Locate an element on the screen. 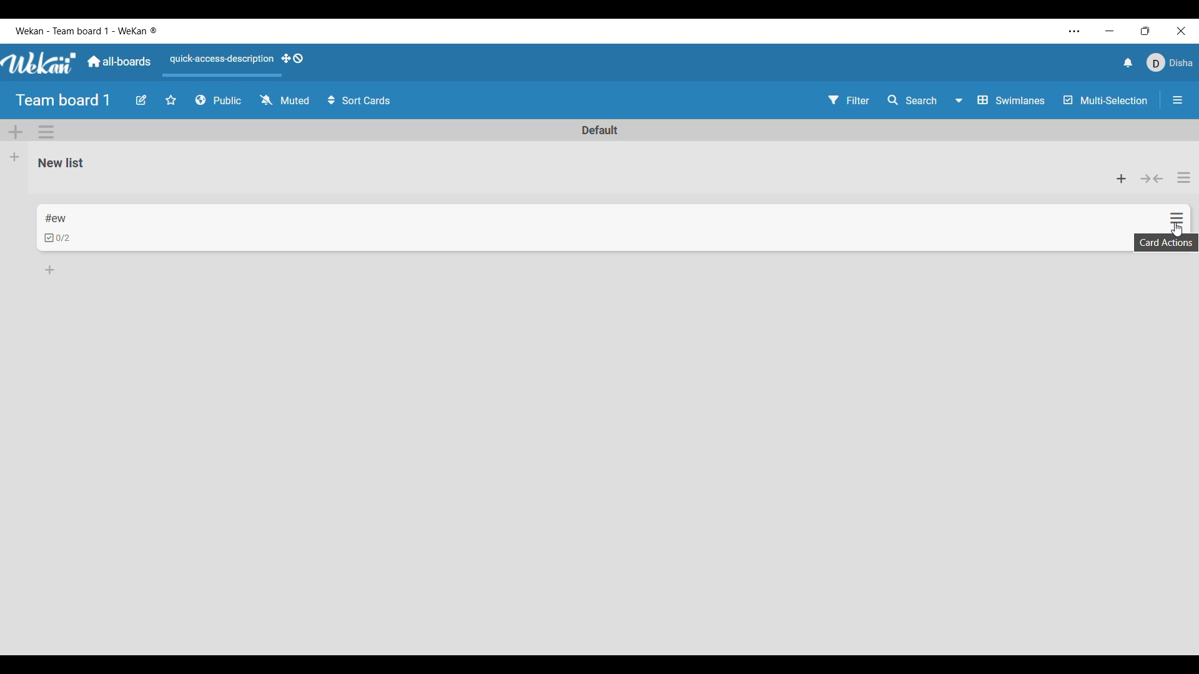 This screenshot has height=674, width=1199. List name is located at coordinates (61, 164).